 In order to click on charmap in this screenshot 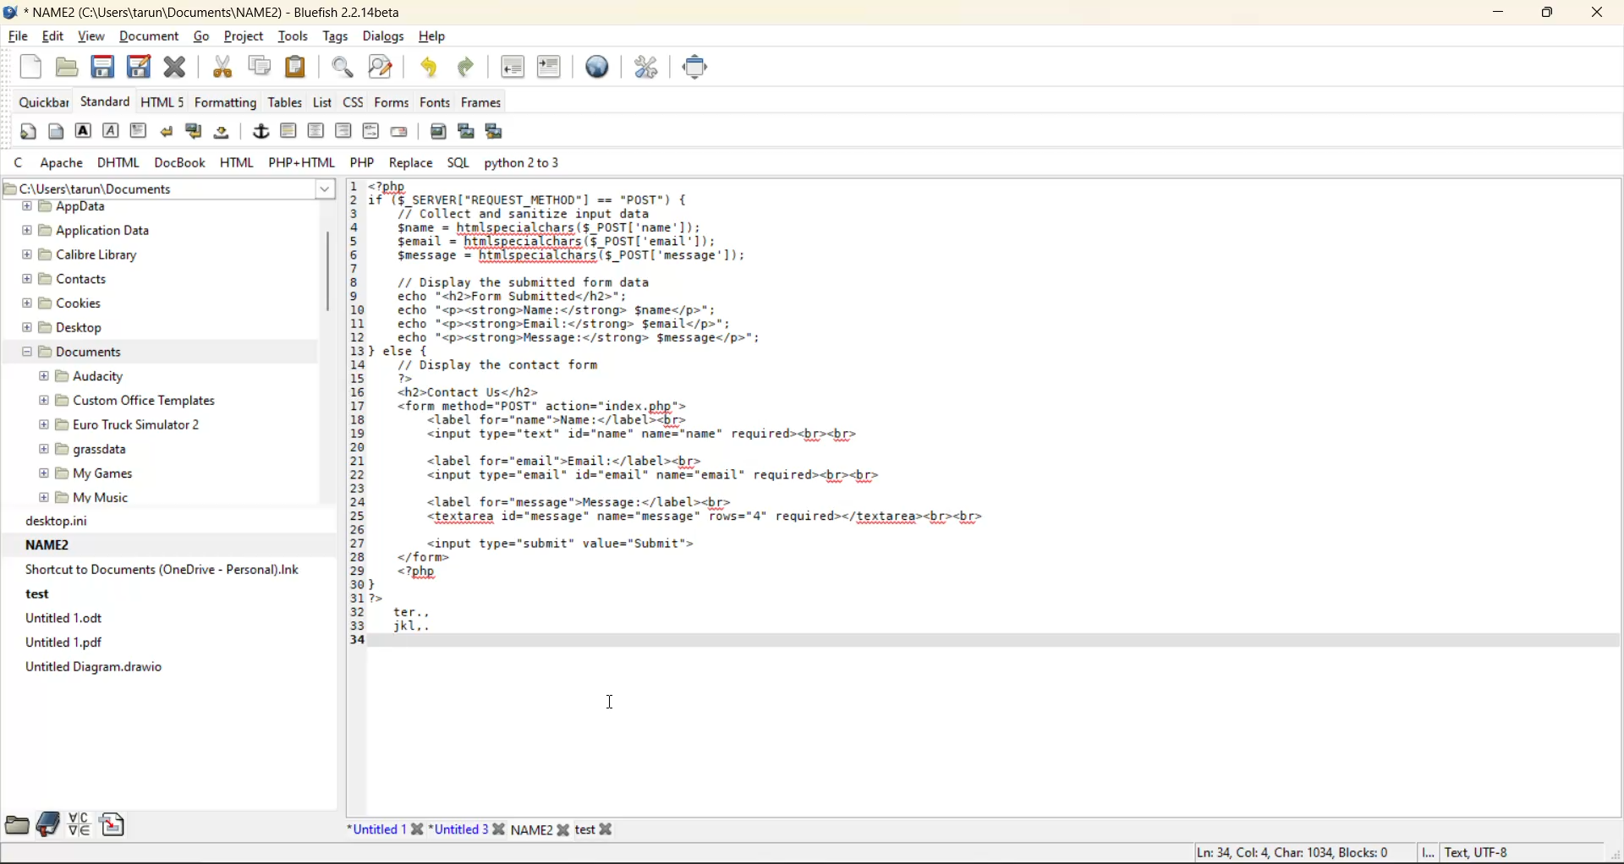, I will do `click(80, 824)`.